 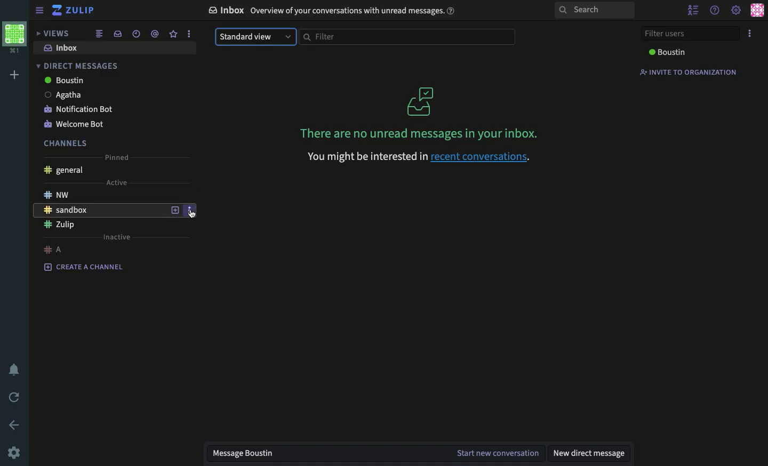 I want to click on filter, so click(x=407, y=38).